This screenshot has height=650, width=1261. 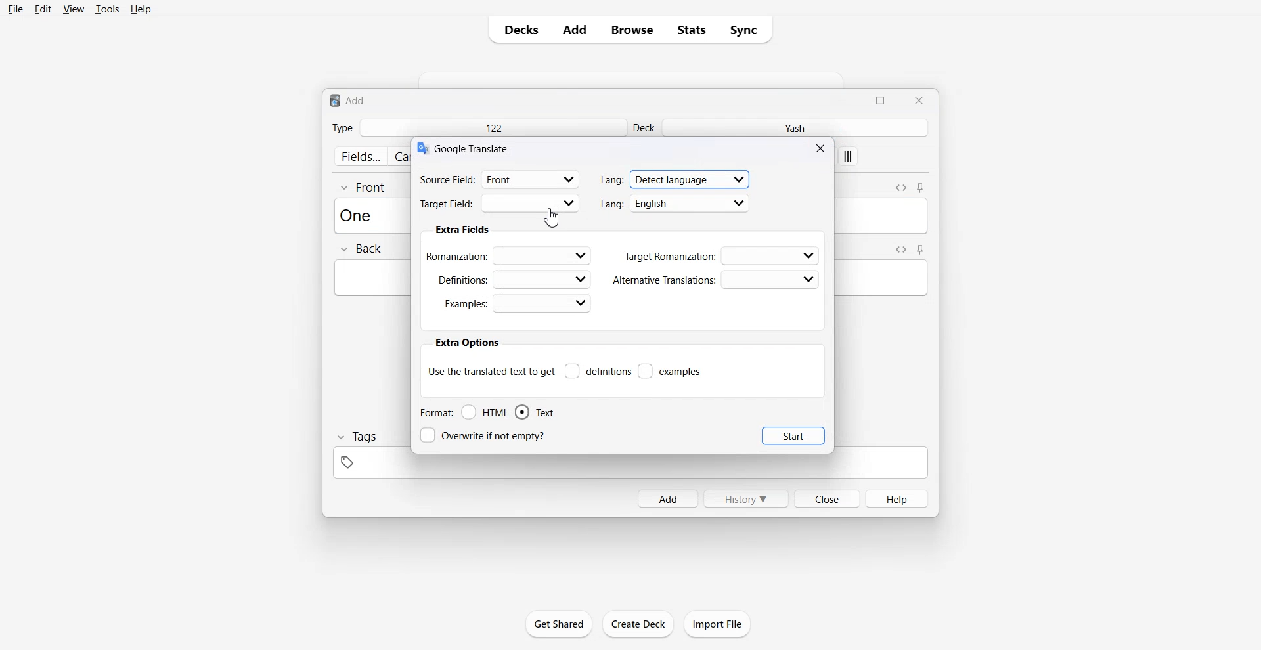 I want to click on language, so click(x=675, y=204).